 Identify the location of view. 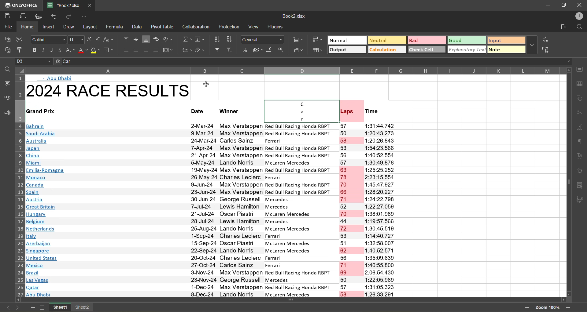
(255, 27).